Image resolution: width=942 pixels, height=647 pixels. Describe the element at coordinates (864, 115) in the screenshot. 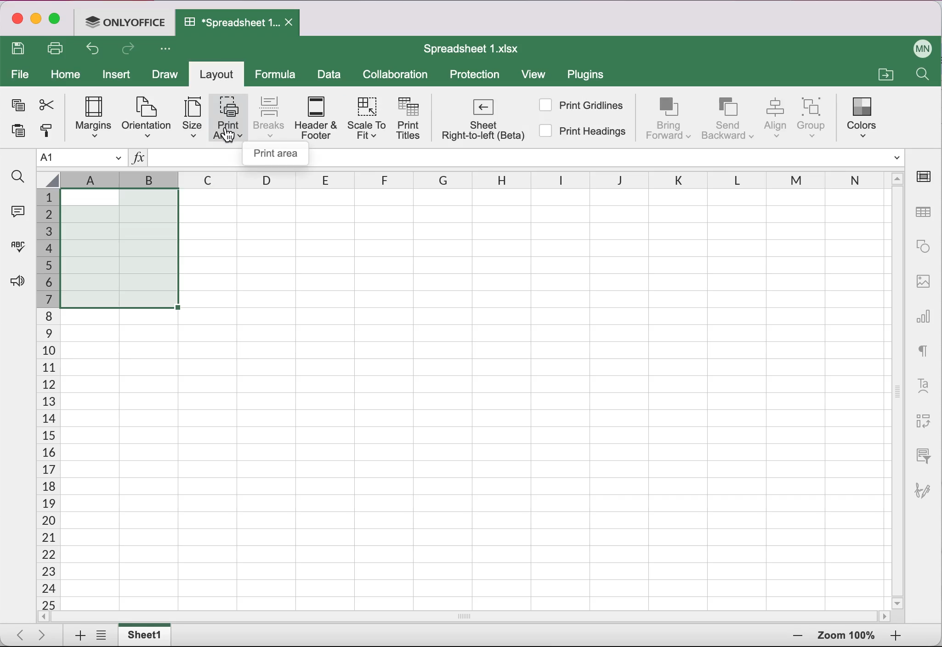

I see `Colors` at that location.